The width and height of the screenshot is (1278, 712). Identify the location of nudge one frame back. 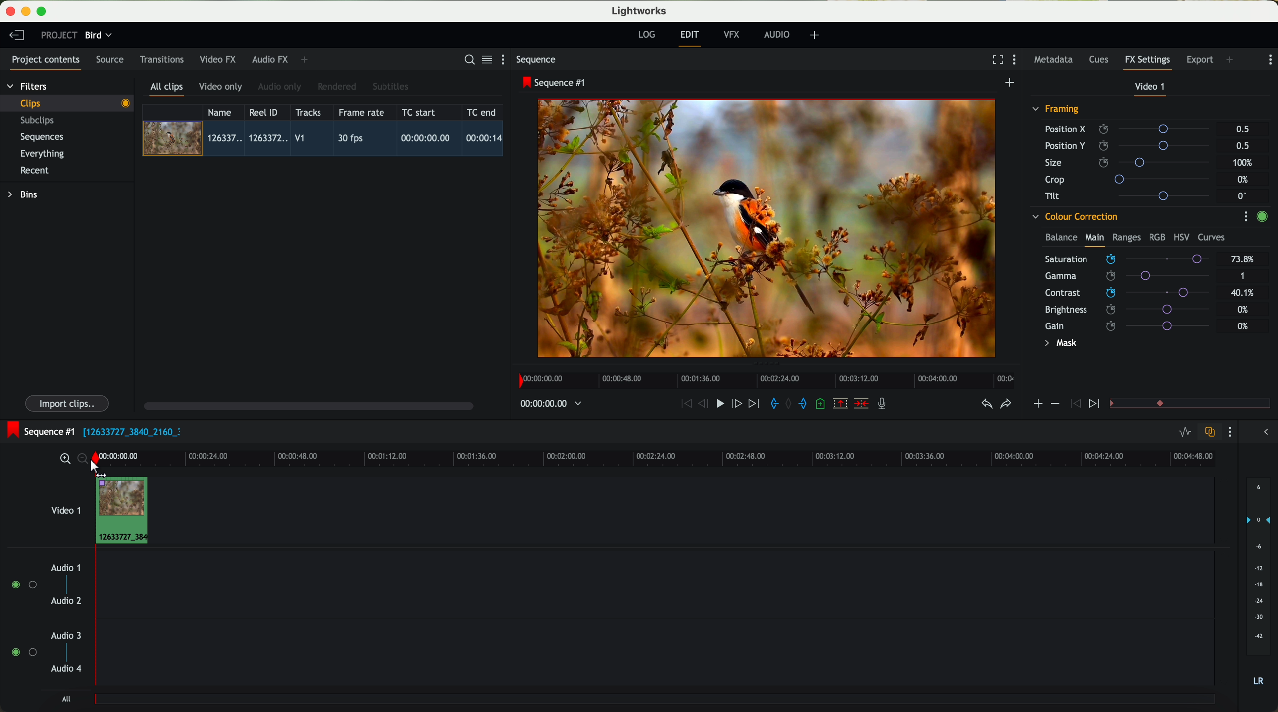
(705, 405).